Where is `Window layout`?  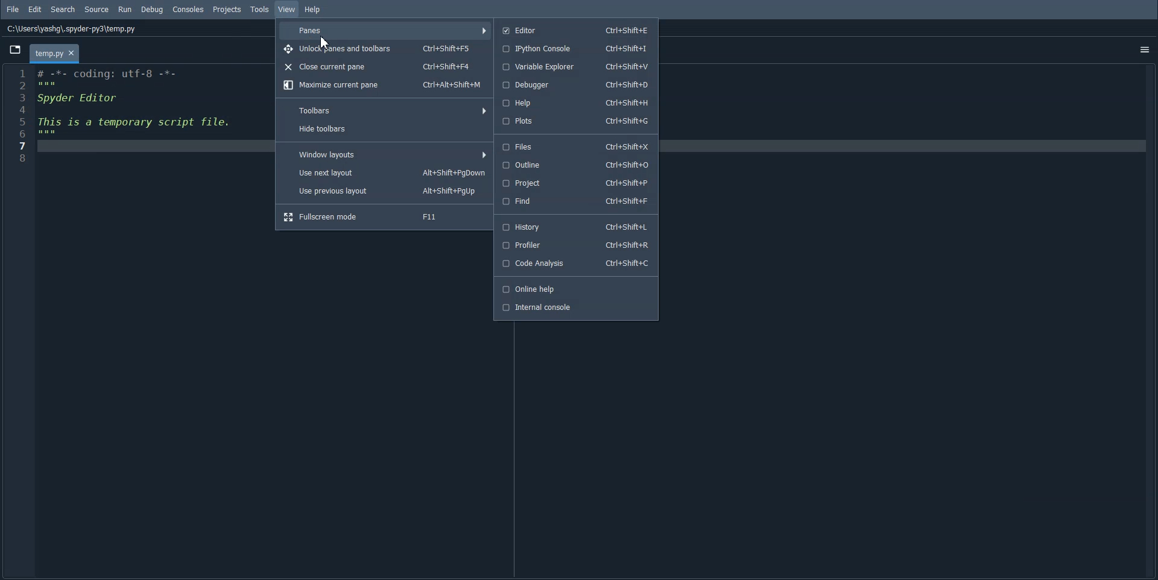
Window layout is located at coordinates (385, 153).